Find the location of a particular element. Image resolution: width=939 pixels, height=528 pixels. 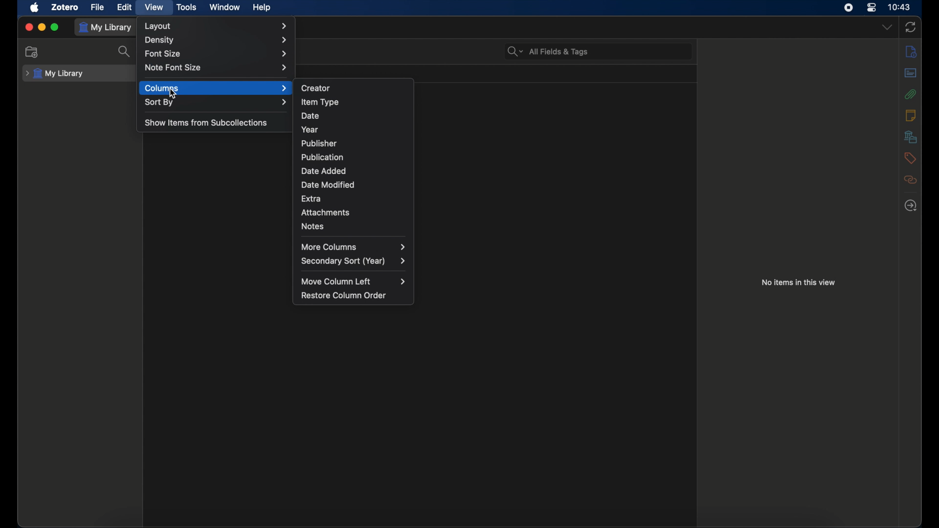

search is located at coordinates (125, 51).